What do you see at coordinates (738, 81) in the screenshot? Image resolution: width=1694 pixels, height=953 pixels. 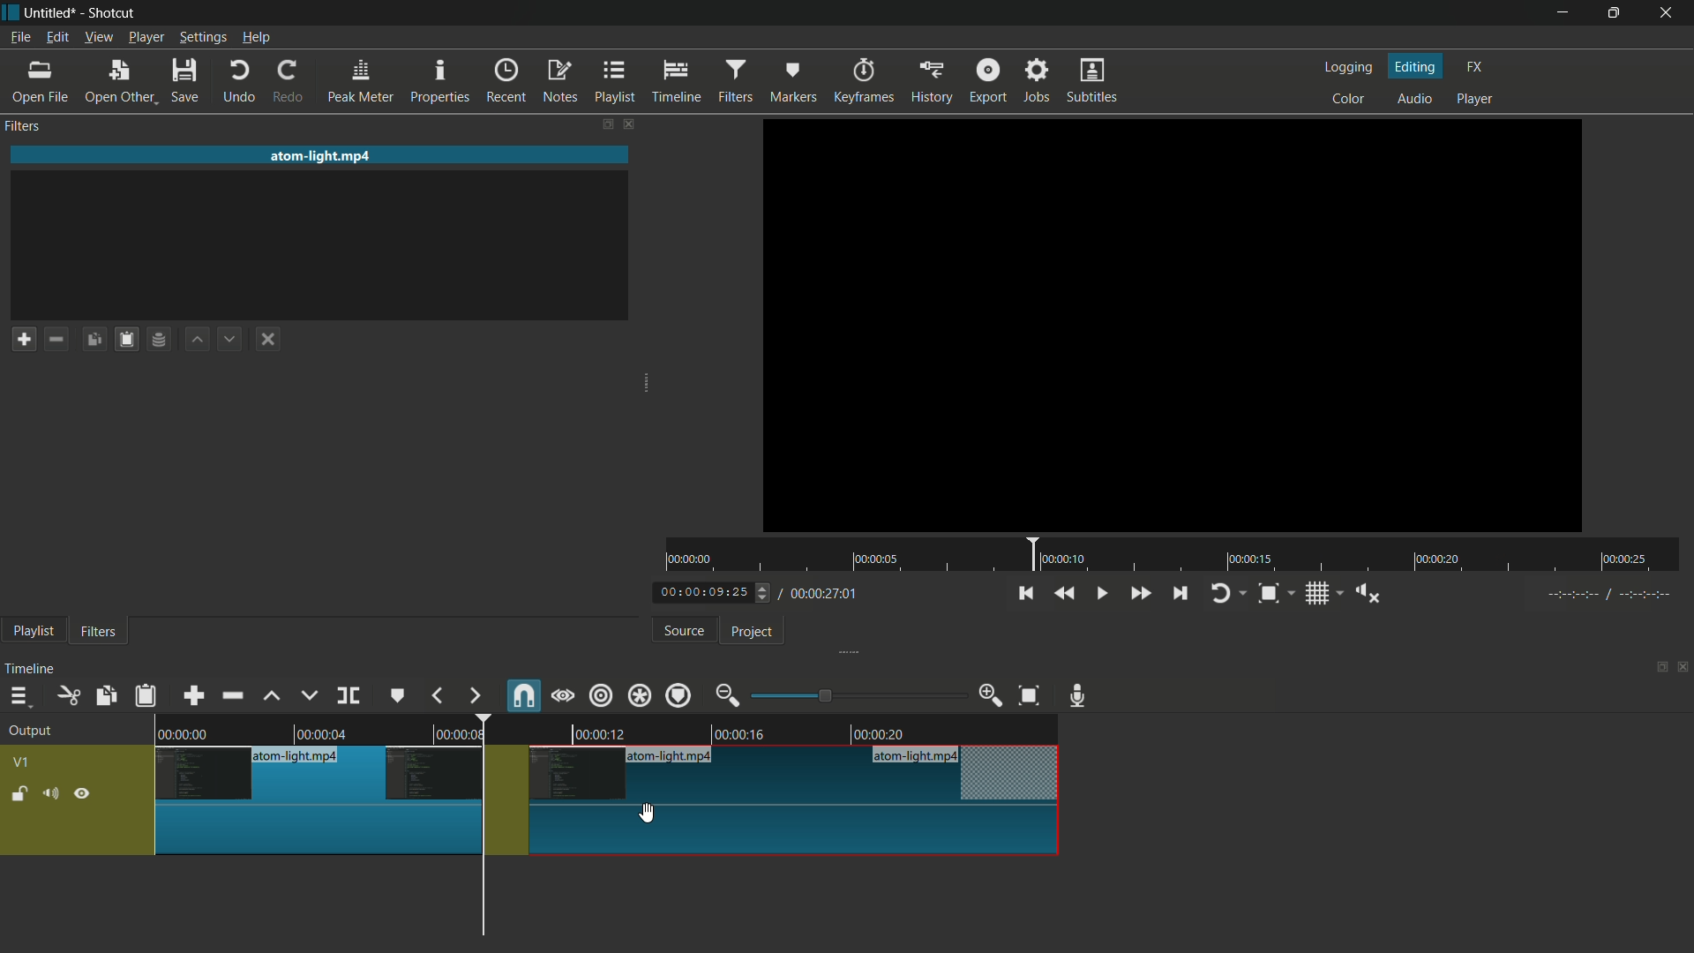 I see `filters` at bounding box center [738, 81].